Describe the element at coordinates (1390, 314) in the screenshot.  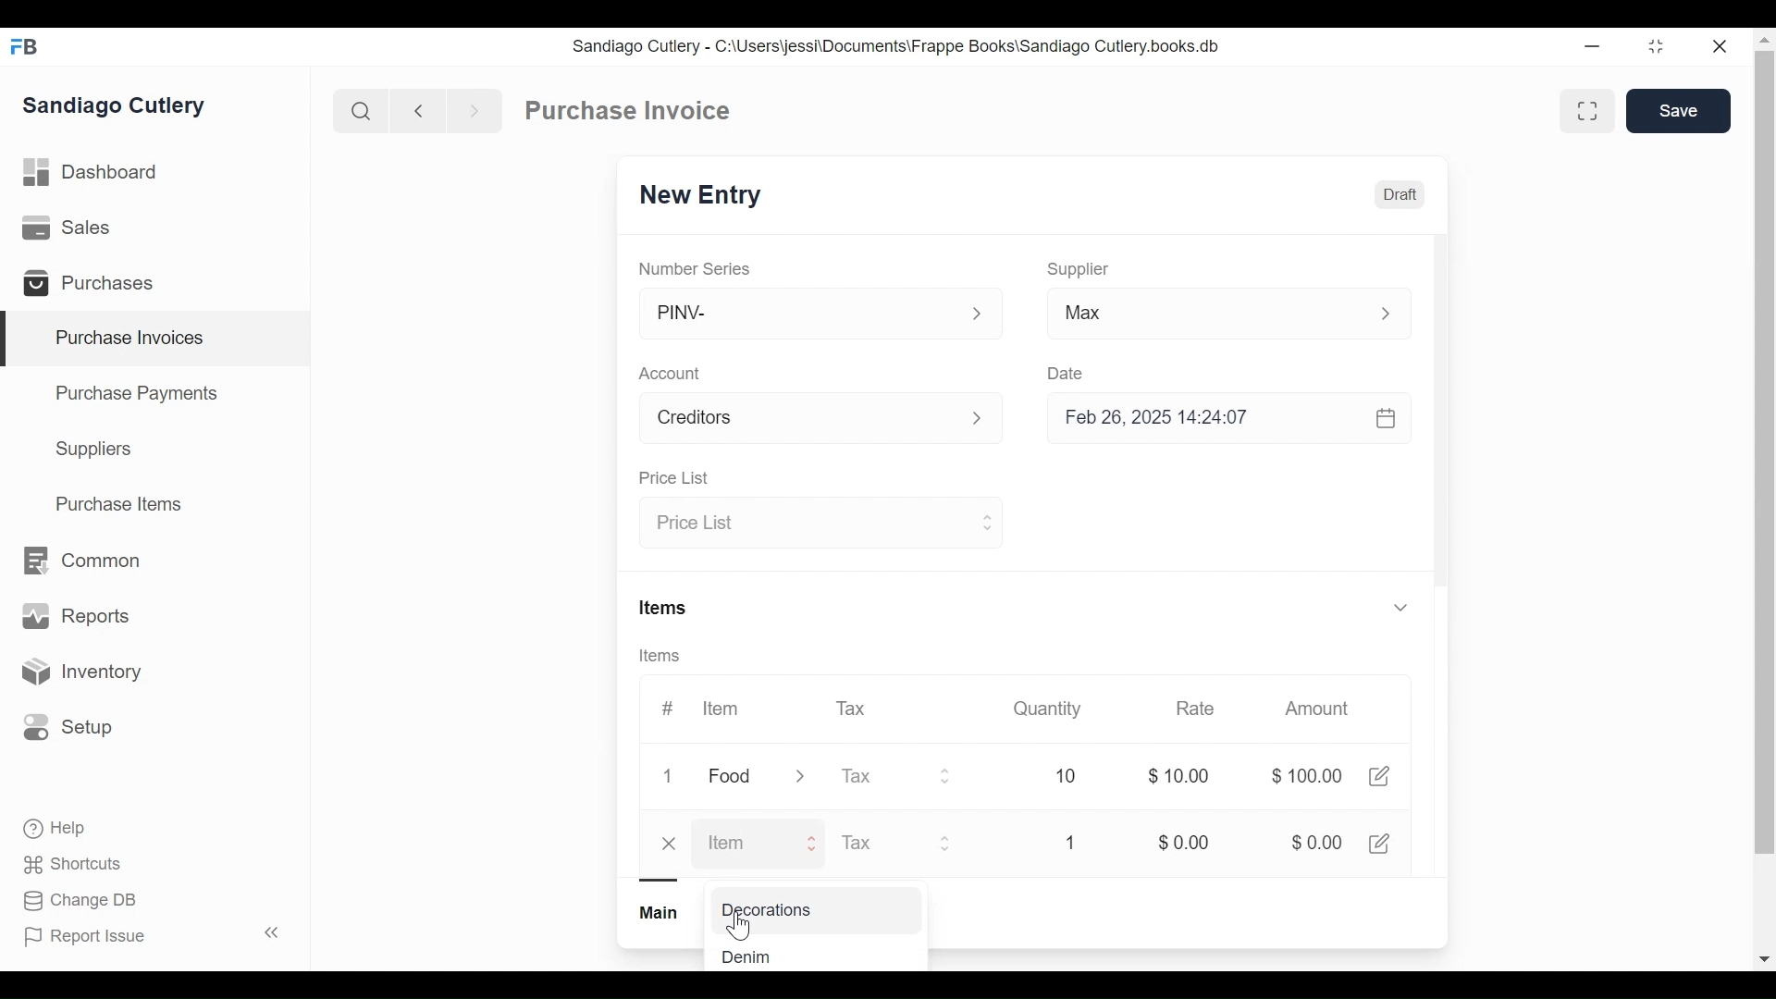
I see `Expand` at that location.